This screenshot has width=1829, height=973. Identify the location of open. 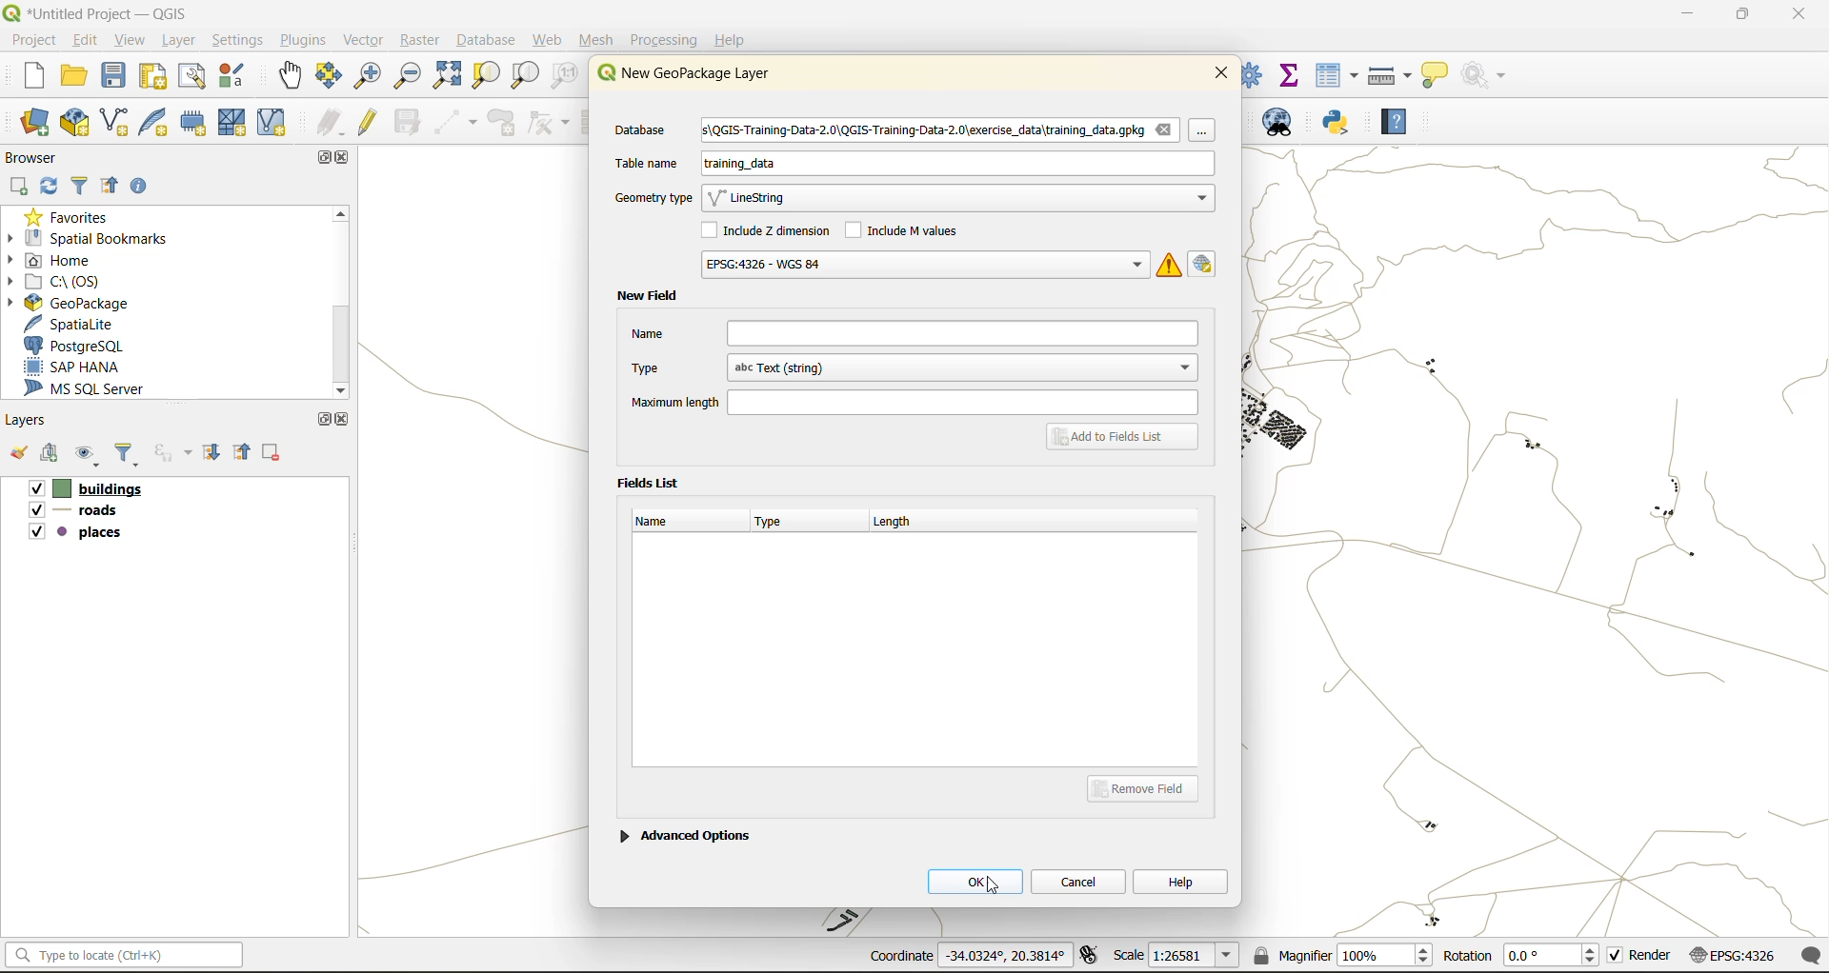
(75, 79).